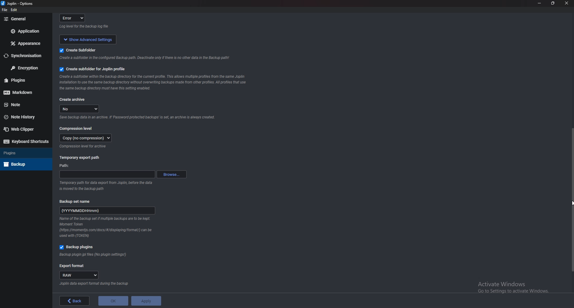 This screenshot has height=308, width=574. I want to click on raw, so click(80, 275).